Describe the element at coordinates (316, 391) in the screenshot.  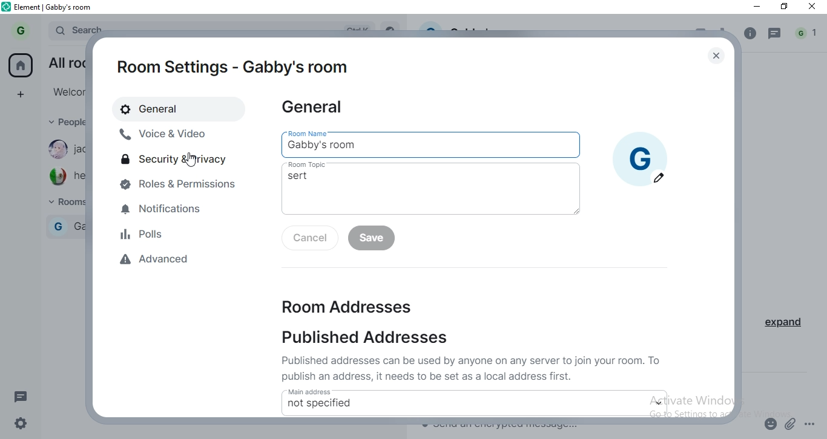
I see `main address` at that location.